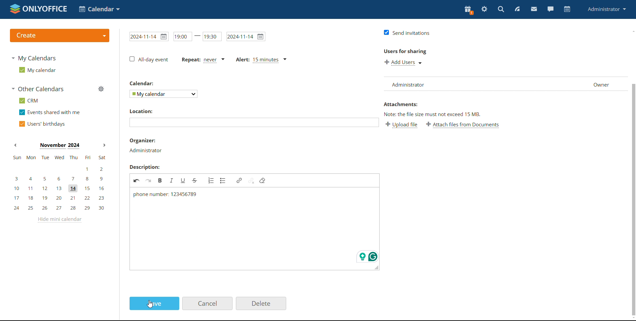  What do you see at coordinates (252, 180) in the screenshot?
I see `unlink` at bounding box center [252, 180].